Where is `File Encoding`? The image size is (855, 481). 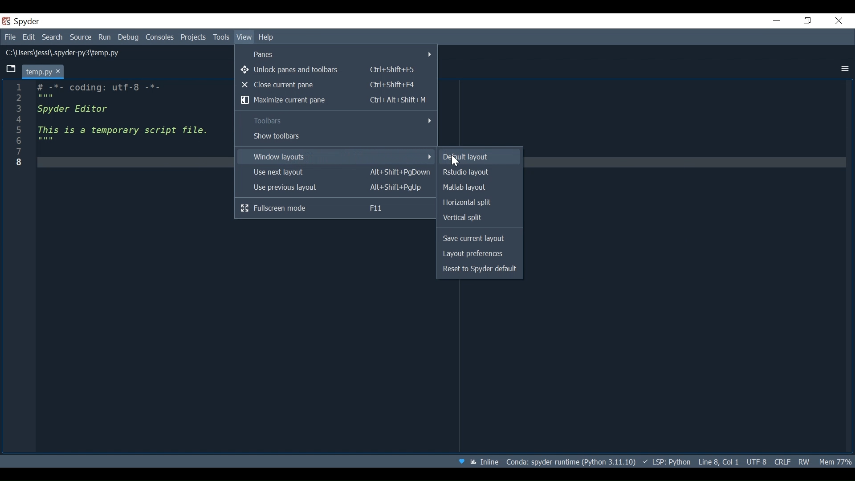 File Encoding is located at coordinates (757, 462).